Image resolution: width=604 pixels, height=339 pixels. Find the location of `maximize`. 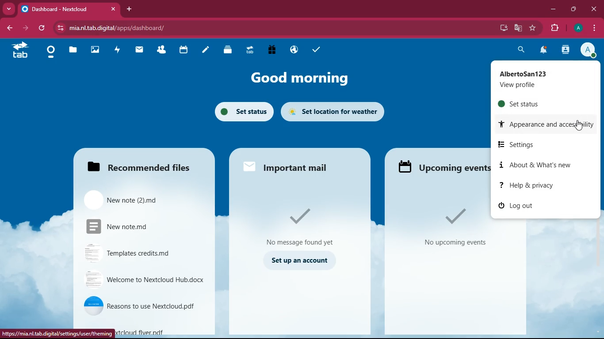

maximize is located at coordinates (573, 9).